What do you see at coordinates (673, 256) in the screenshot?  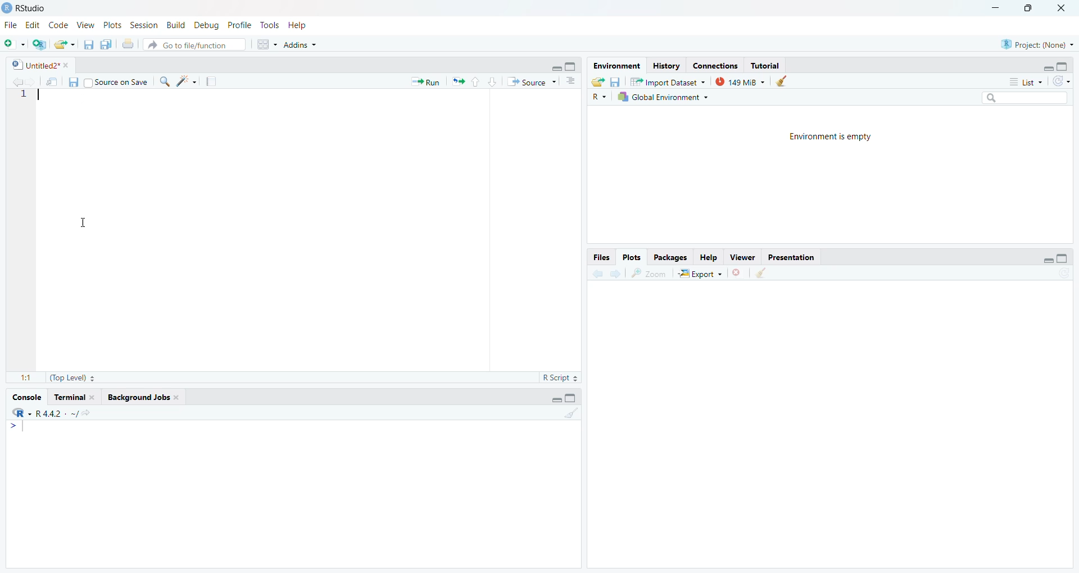 I see `Packages` at bounding box center [673, 256].